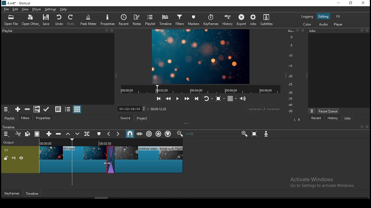 The height and width of the screenshot is (208, 371). What do you see at coordinates (159, 134) in the screenshot?
I see `ripple all tracks` at bounding box center [159, 134].